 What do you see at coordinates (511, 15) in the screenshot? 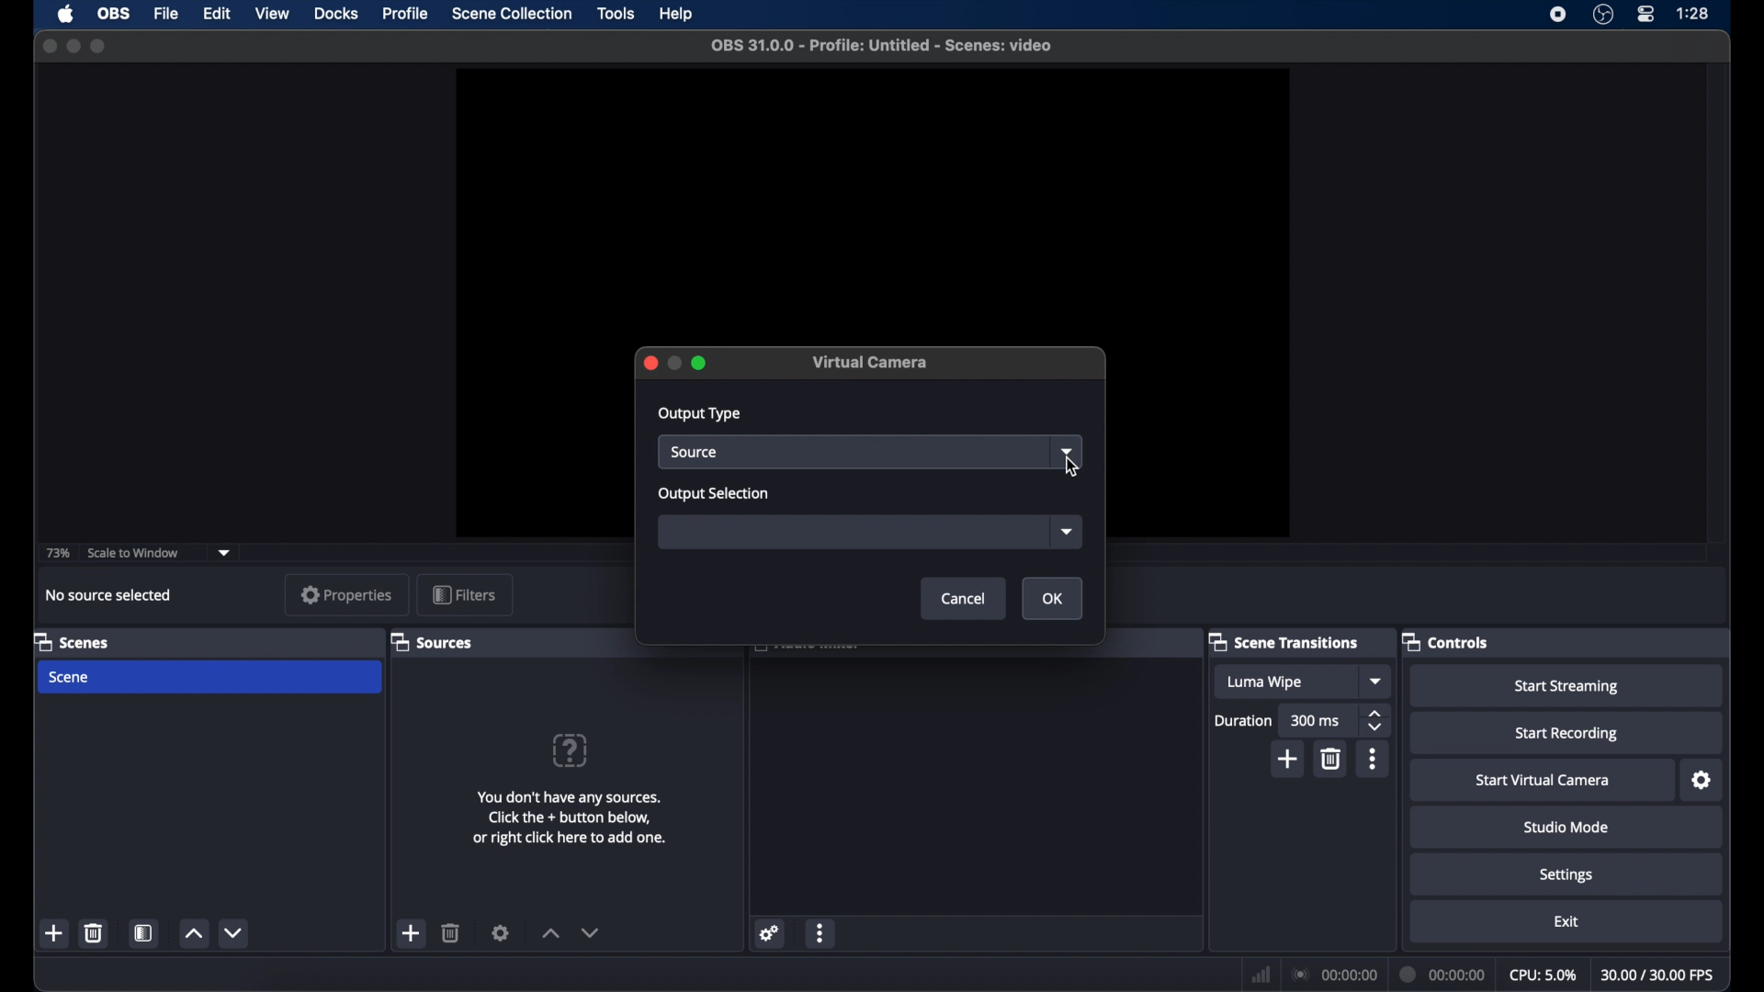
I see `scene collection` at bounding box center [511, 15].